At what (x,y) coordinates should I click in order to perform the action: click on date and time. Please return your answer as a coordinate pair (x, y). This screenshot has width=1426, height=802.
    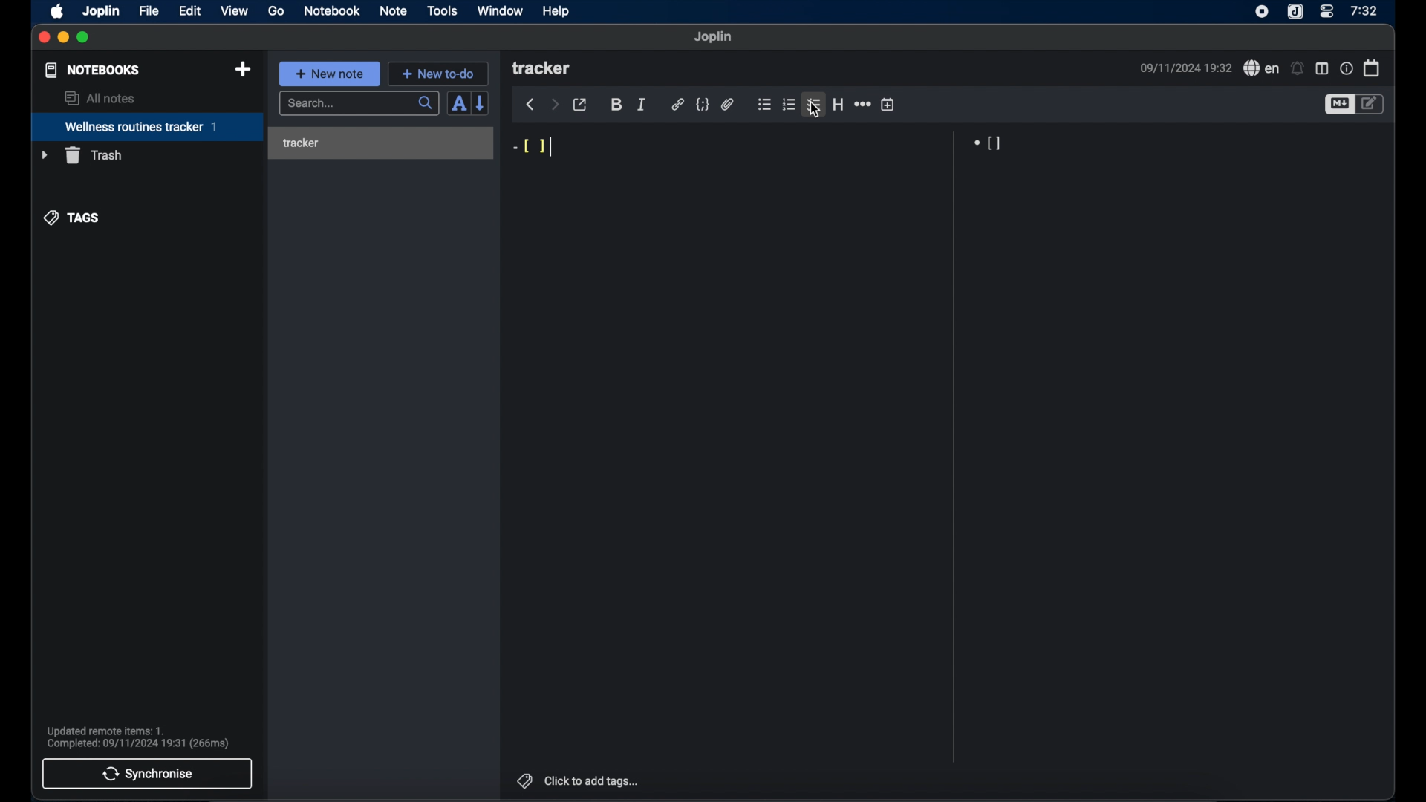
    Looking at the image, I should click on (1183, 68).